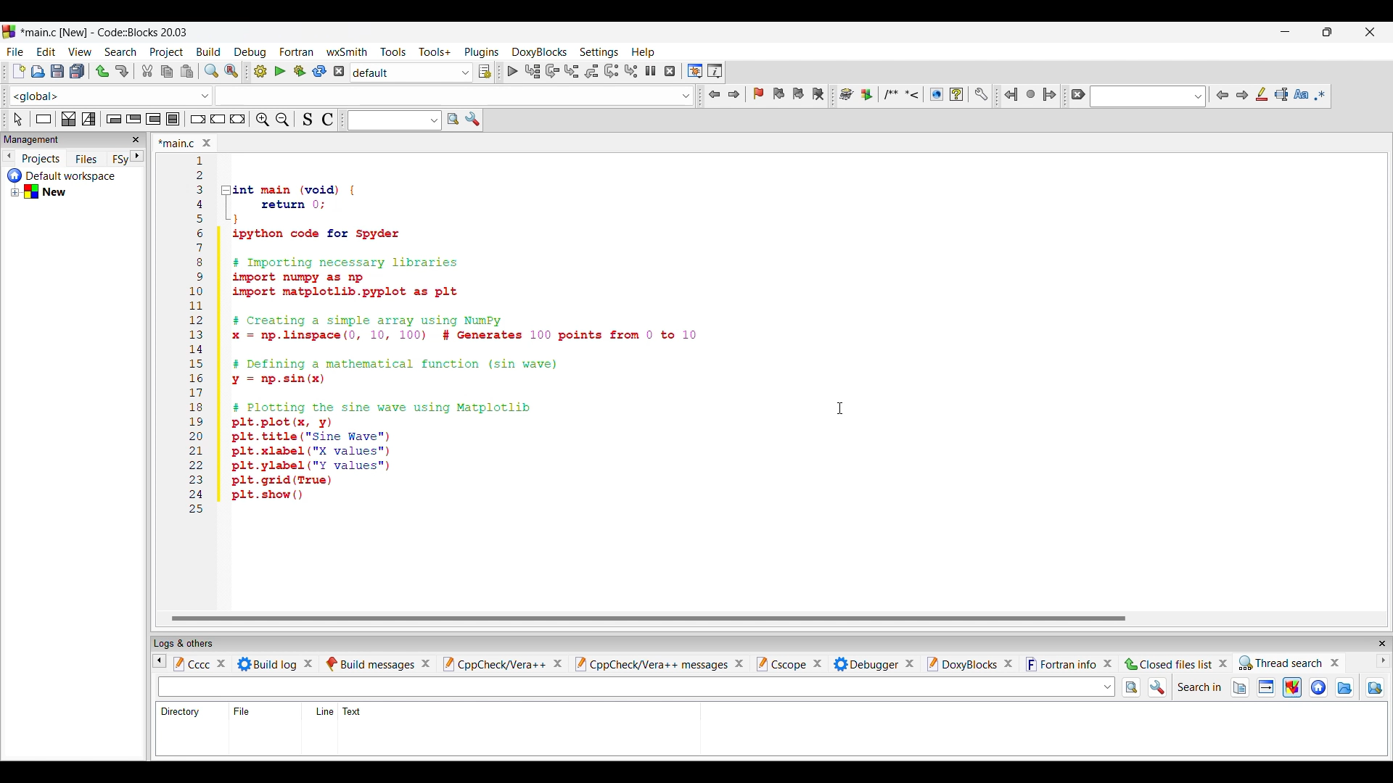 This screenshot has width=1393, height=783. What do you see at coordinates (1328, 32) in the screenshot?
I see `Show in a smaller tab` at bounding box center [1328, 32].